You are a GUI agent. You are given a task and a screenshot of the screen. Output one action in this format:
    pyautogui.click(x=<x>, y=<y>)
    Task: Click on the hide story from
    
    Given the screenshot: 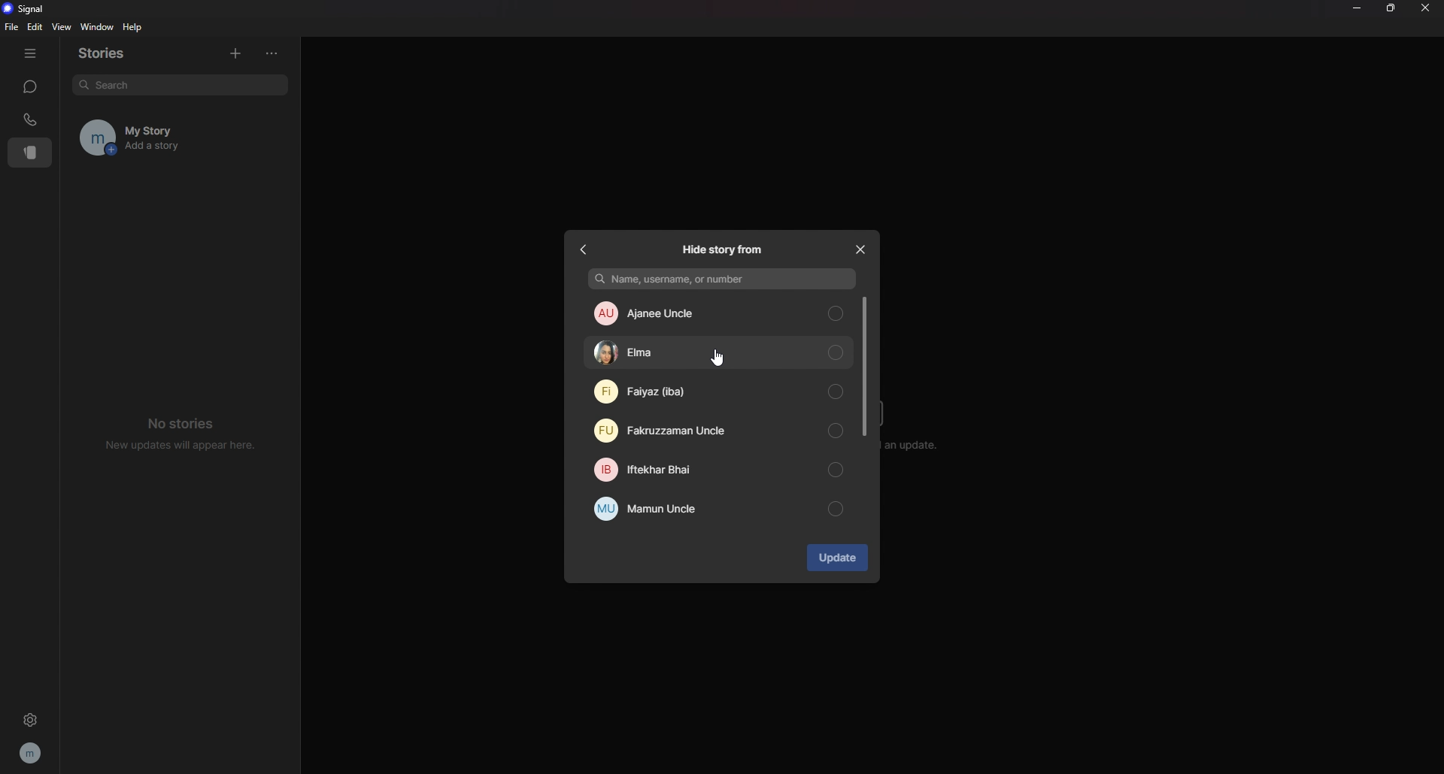 What is the action you would take?
    pyautogui.click(x=723, y=252)
    